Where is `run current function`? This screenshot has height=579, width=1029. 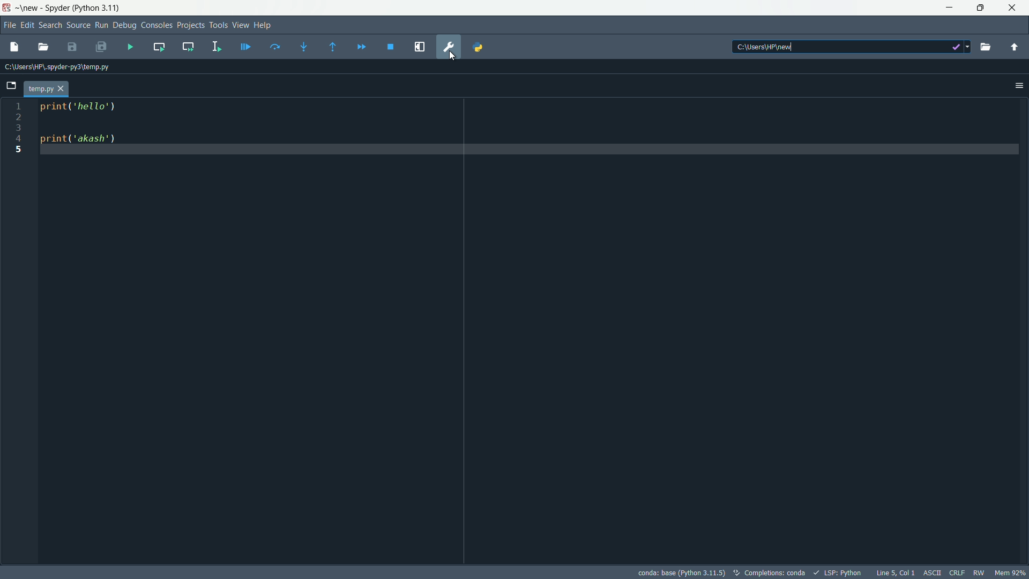 run current function is located at coordinates (159, 46).